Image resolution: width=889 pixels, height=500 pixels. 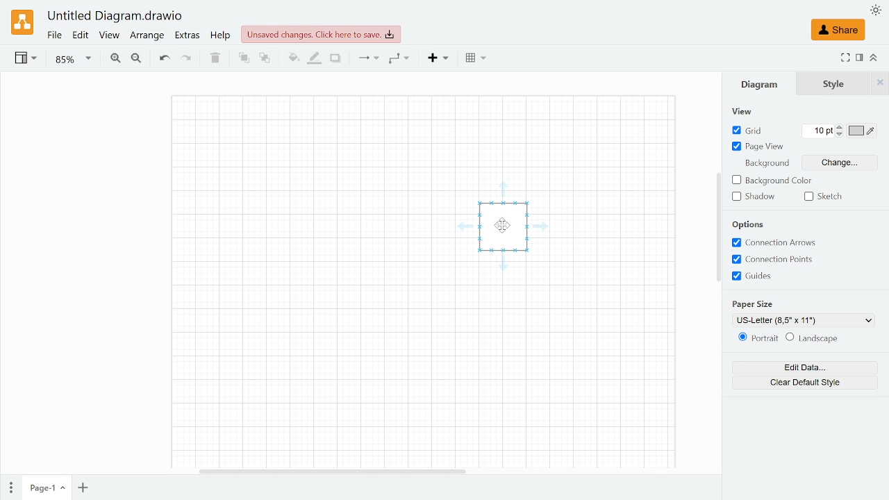 I want to click on View settings, so click(x=24, y=59).